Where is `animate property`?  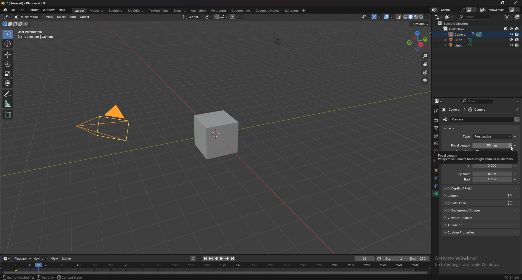
animate property is located at coordinates (516, 137).